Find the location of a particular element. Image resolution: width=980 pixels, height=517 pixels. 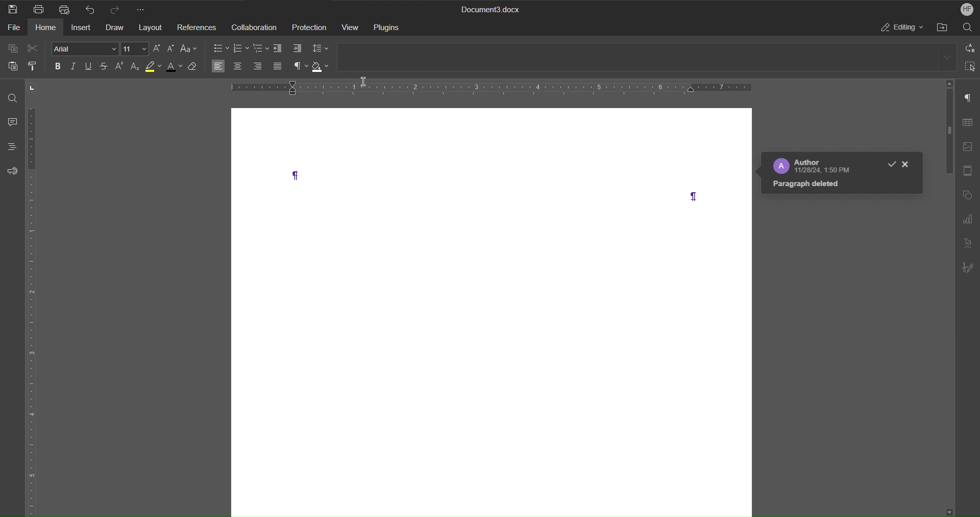

Table Settings is located at coordinates (970, 121).